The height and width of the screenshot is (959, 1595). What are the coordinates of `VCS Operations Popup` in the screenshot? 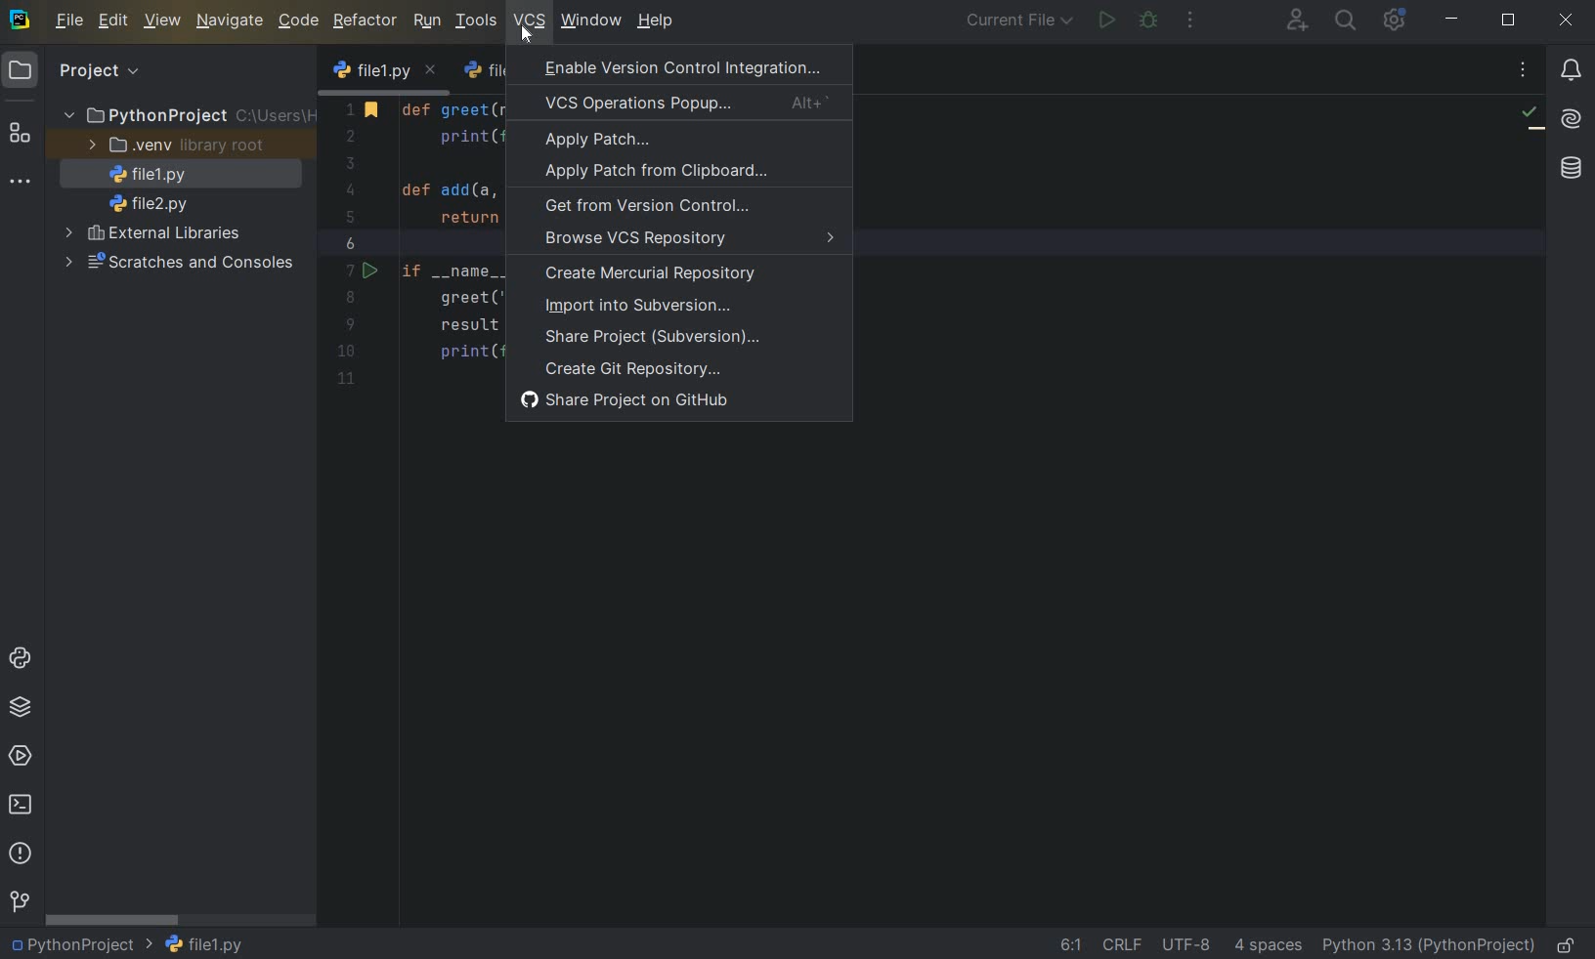 It's located at (685, 102).